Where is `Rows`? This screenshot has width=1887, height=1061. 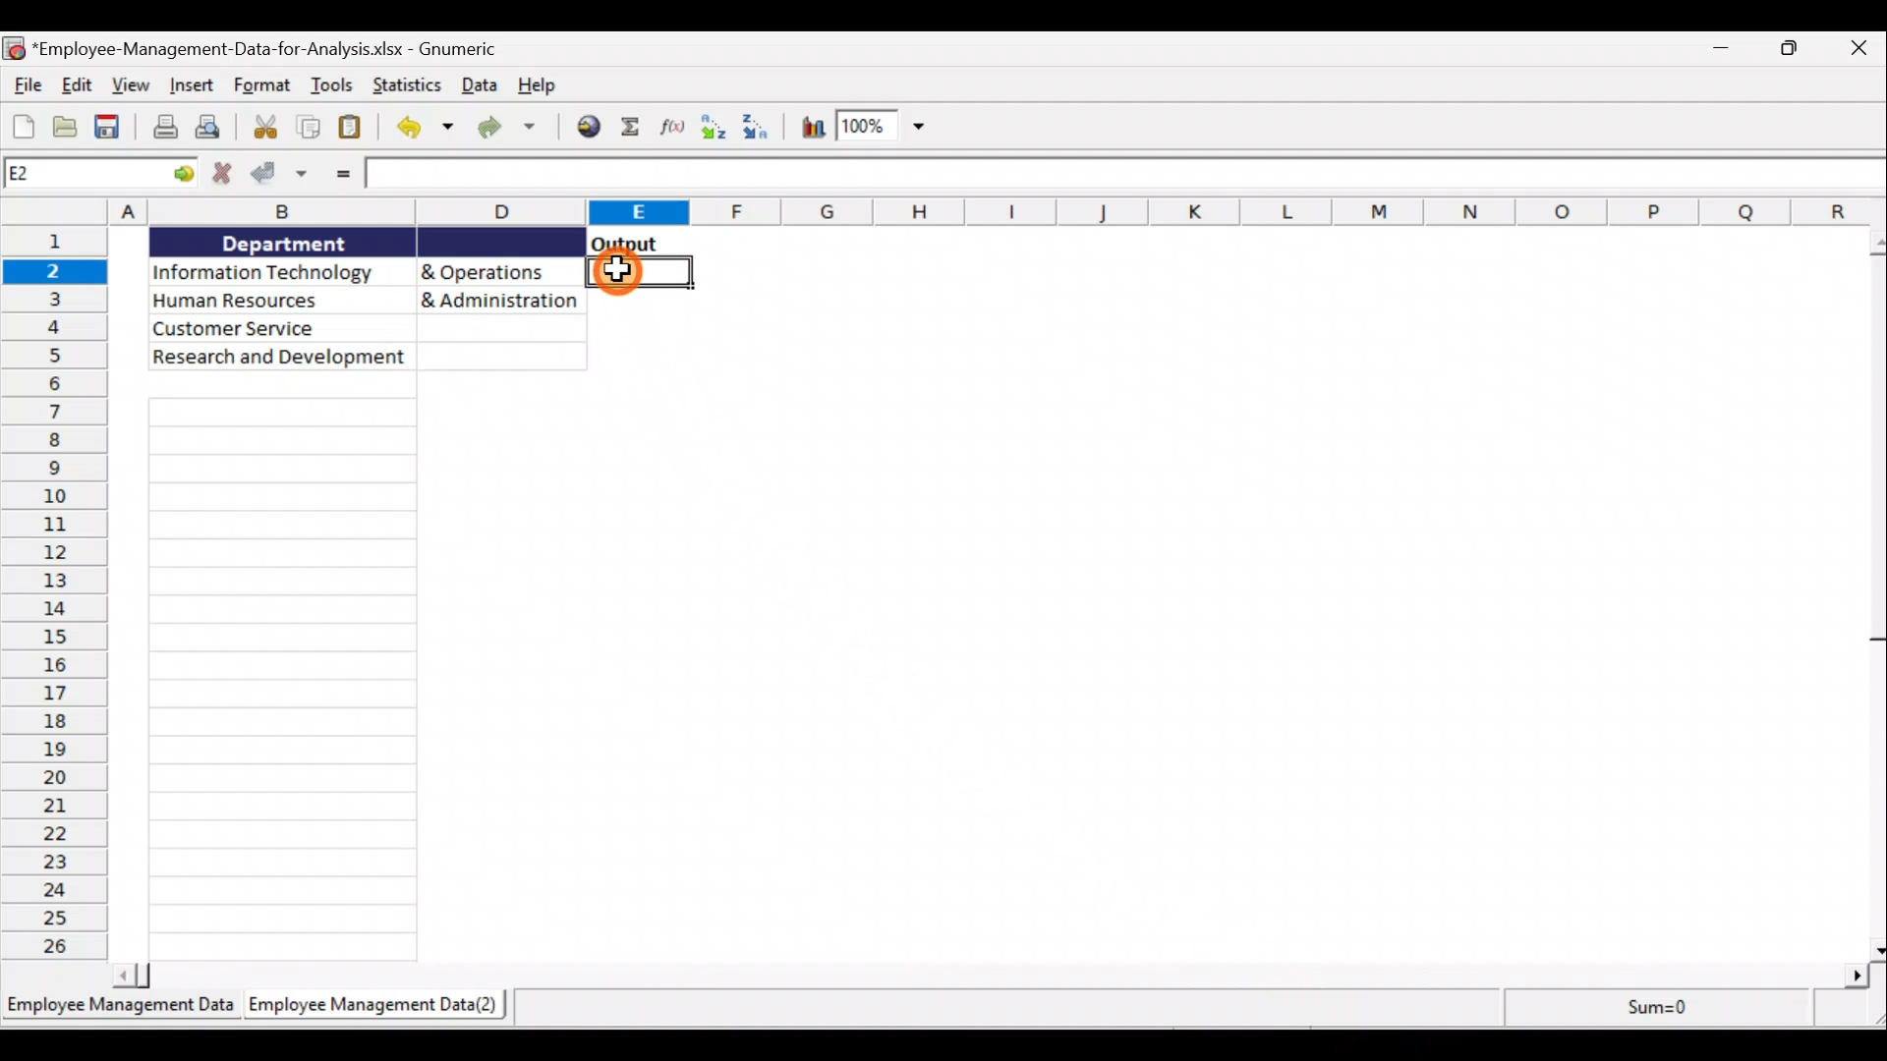
Rows is located at coordinates (58, 594).